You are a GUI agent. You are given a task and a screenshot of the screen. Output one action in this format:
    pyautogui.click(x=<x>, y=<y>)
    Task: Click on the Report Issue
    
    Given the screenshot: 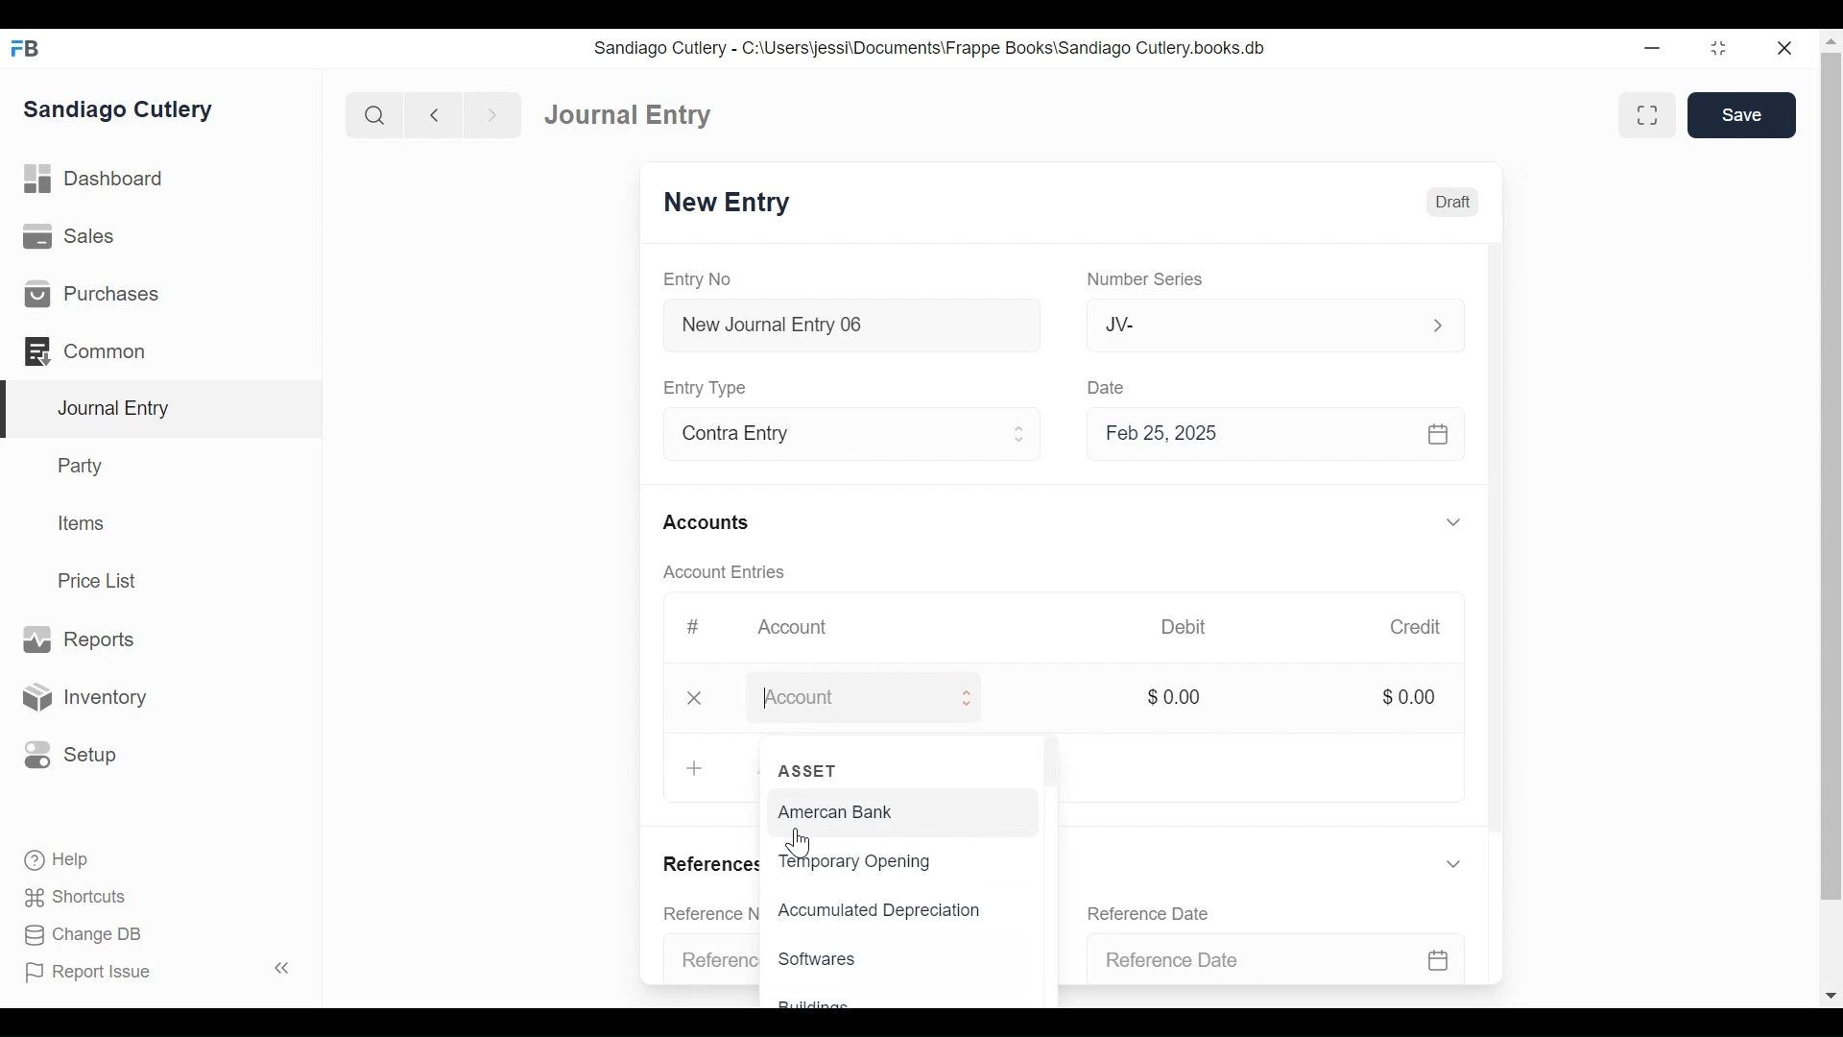 What is the action you would take?
    pyautogui.click(x=161, y=971)
    